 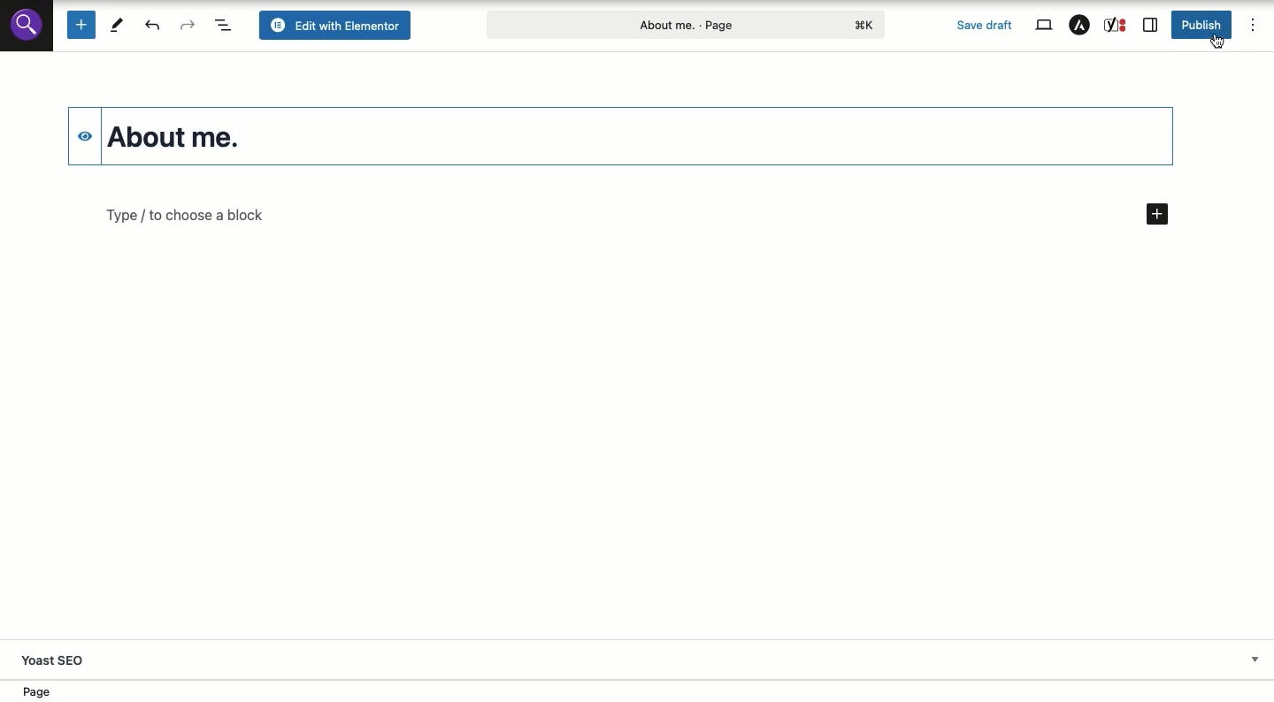 I want to click on Publish, so click(x=1201, y=25).